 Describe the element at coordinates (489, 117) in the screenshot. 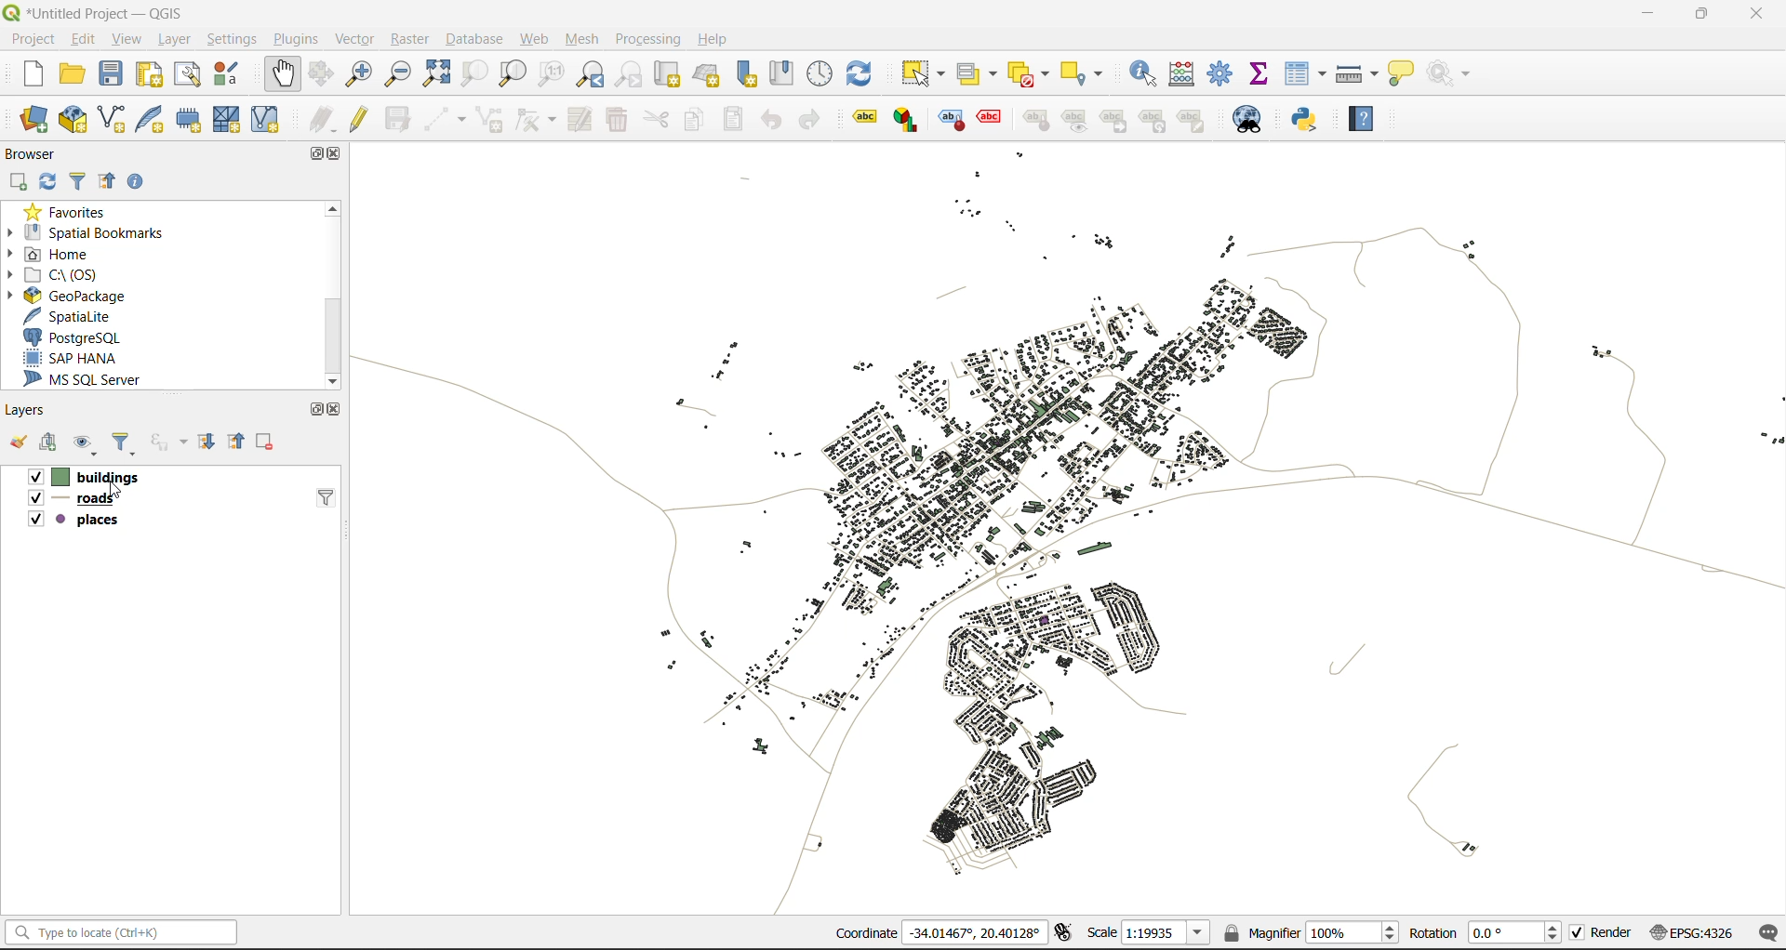

I see `add polygon` at that location.